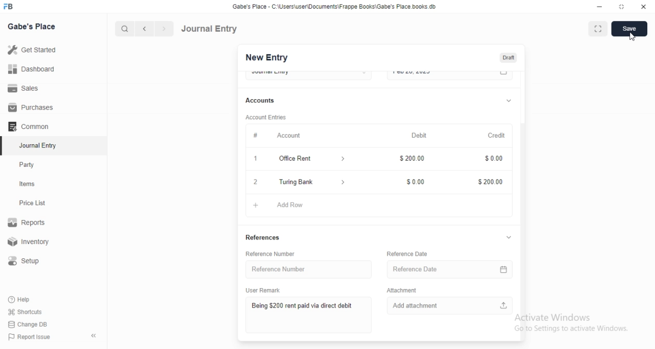  Describe the element at coordinates (21, 299) in the screenshot. I see `Help` at that location.